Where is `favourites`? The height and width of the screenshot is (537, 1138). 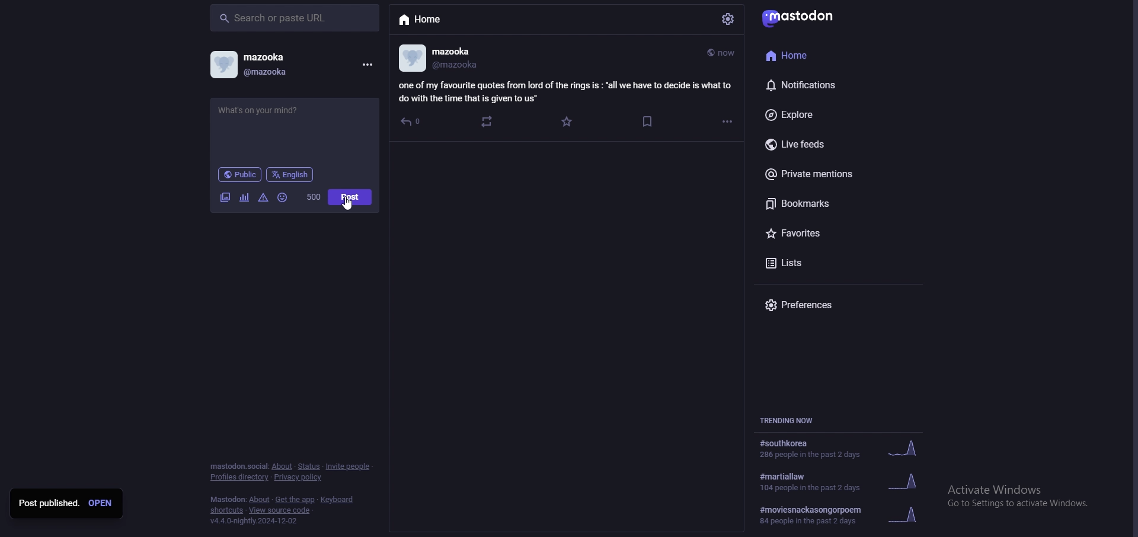
favourites is located at coordinates (826, 233).